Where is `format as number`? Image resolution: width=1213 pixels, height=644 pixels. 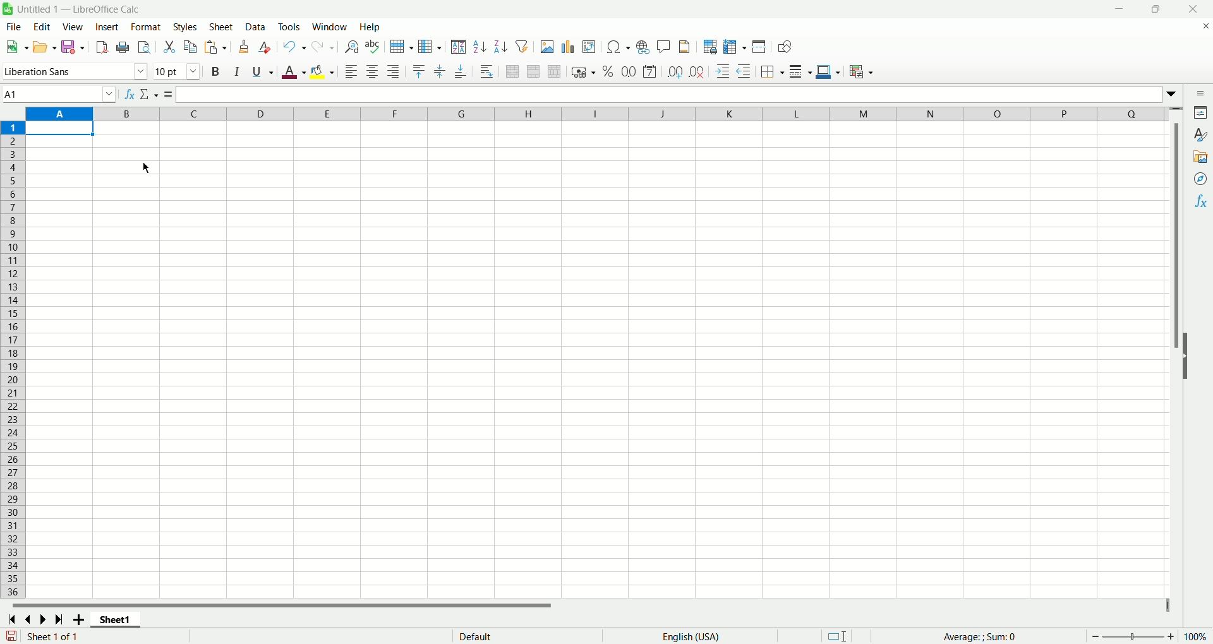
format as number is located at coordinates (629, 71).